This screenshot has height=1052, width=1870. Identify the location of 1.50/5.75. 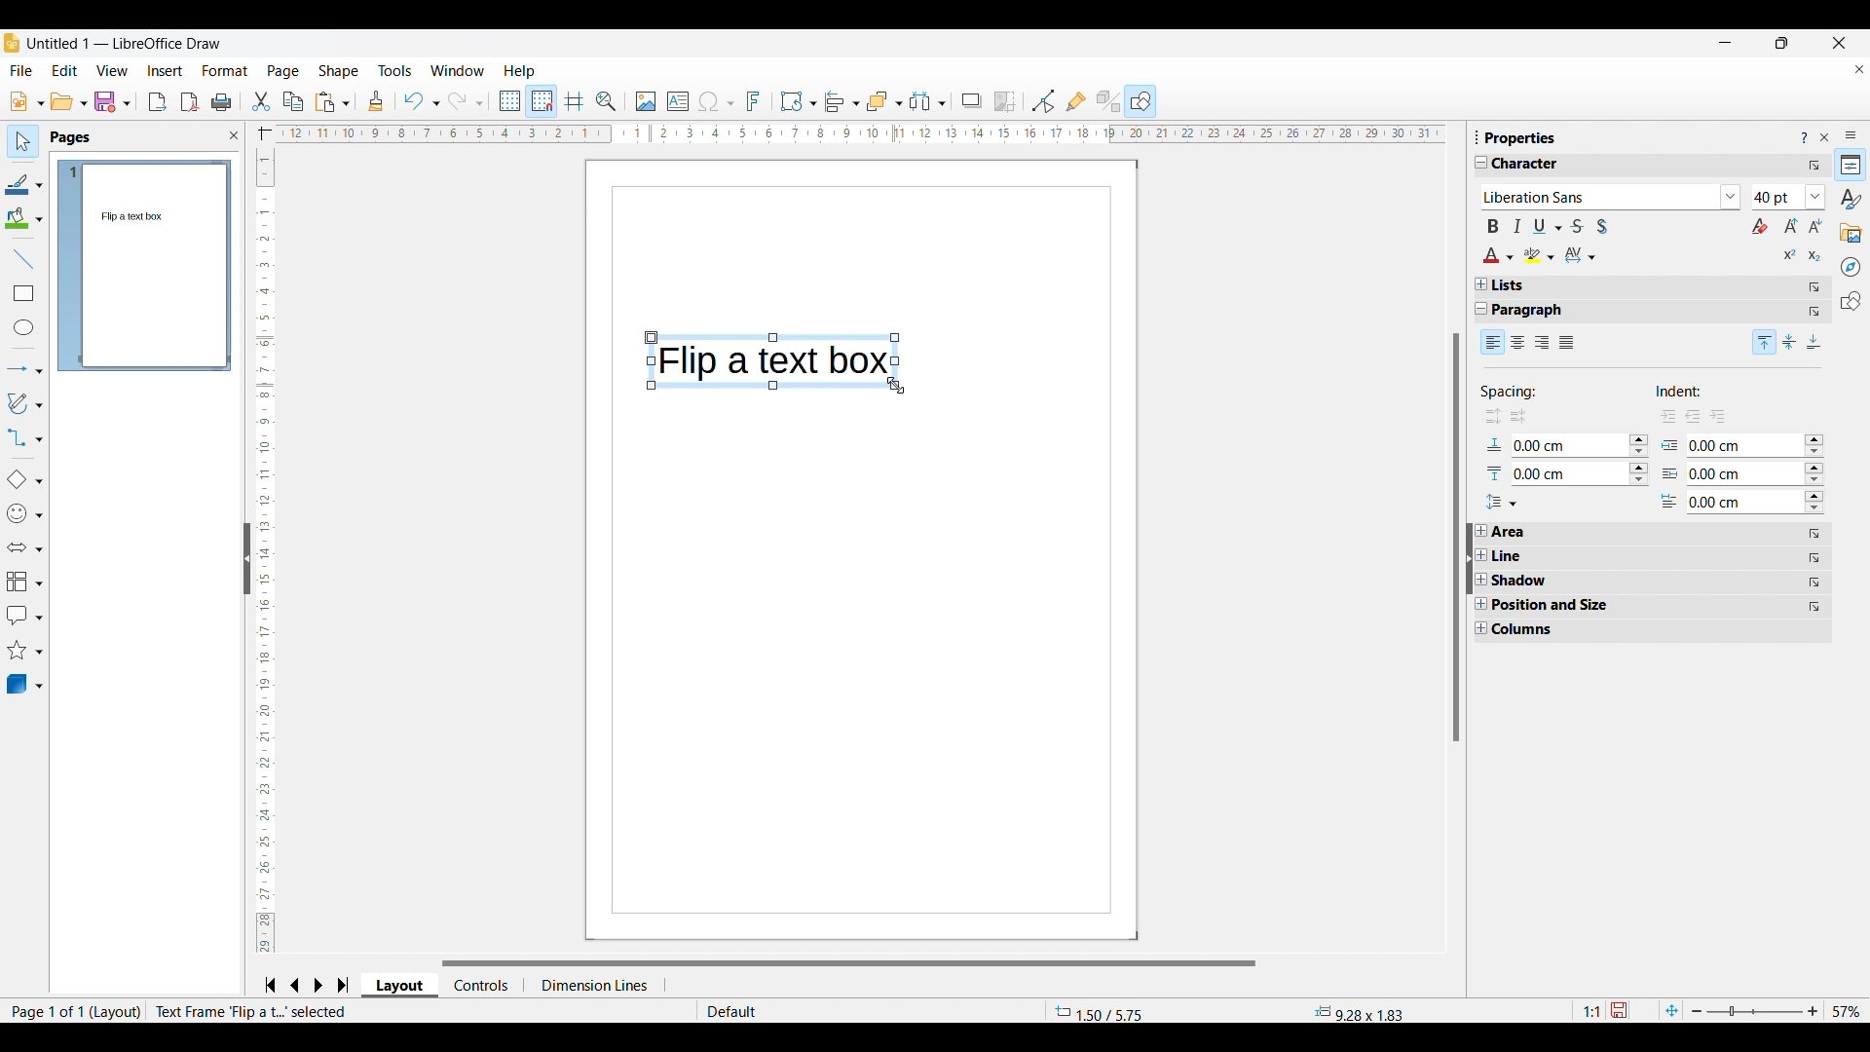
(1101, 1012).